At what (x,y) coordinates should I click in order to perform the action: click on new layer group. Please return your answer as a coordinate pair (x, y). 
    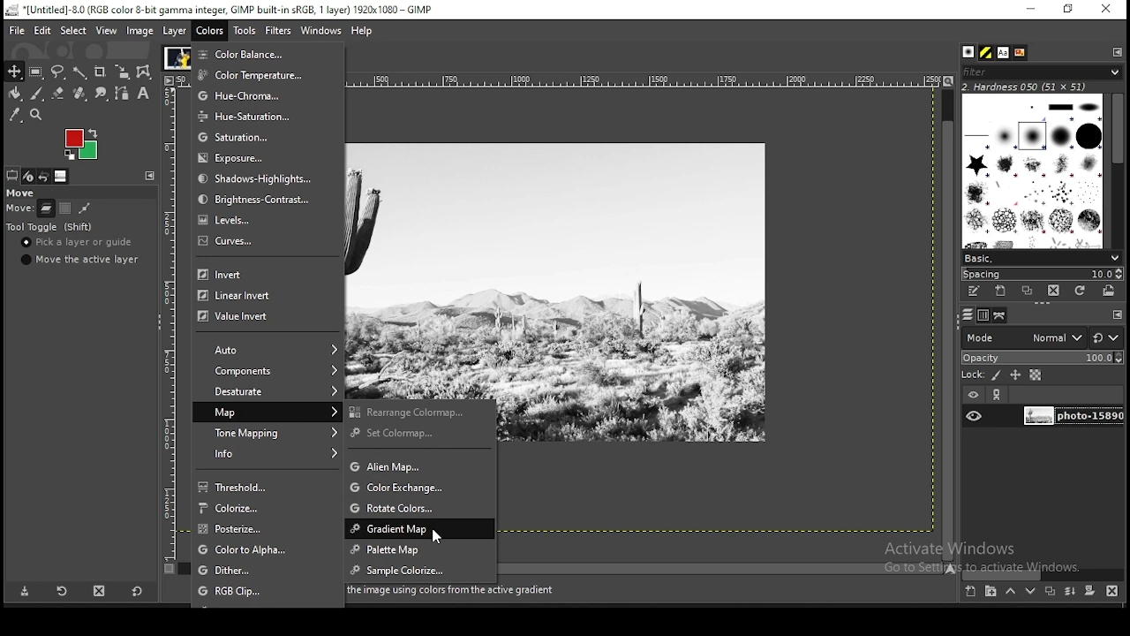
    Looking at the image, I should click on (990, 592).